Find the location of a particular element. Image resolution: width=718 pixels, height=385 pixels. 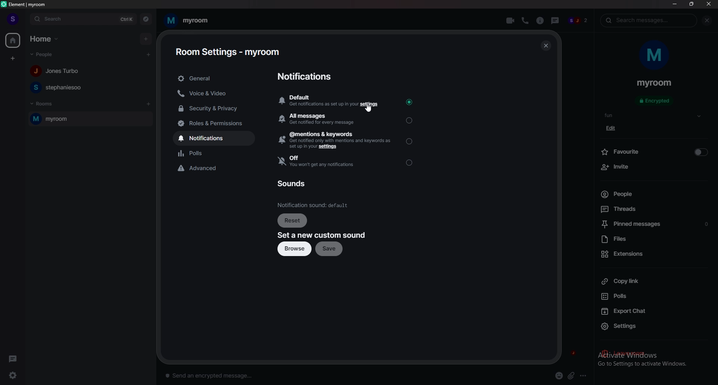

roles and permissions is located at coordinates (218, 124).